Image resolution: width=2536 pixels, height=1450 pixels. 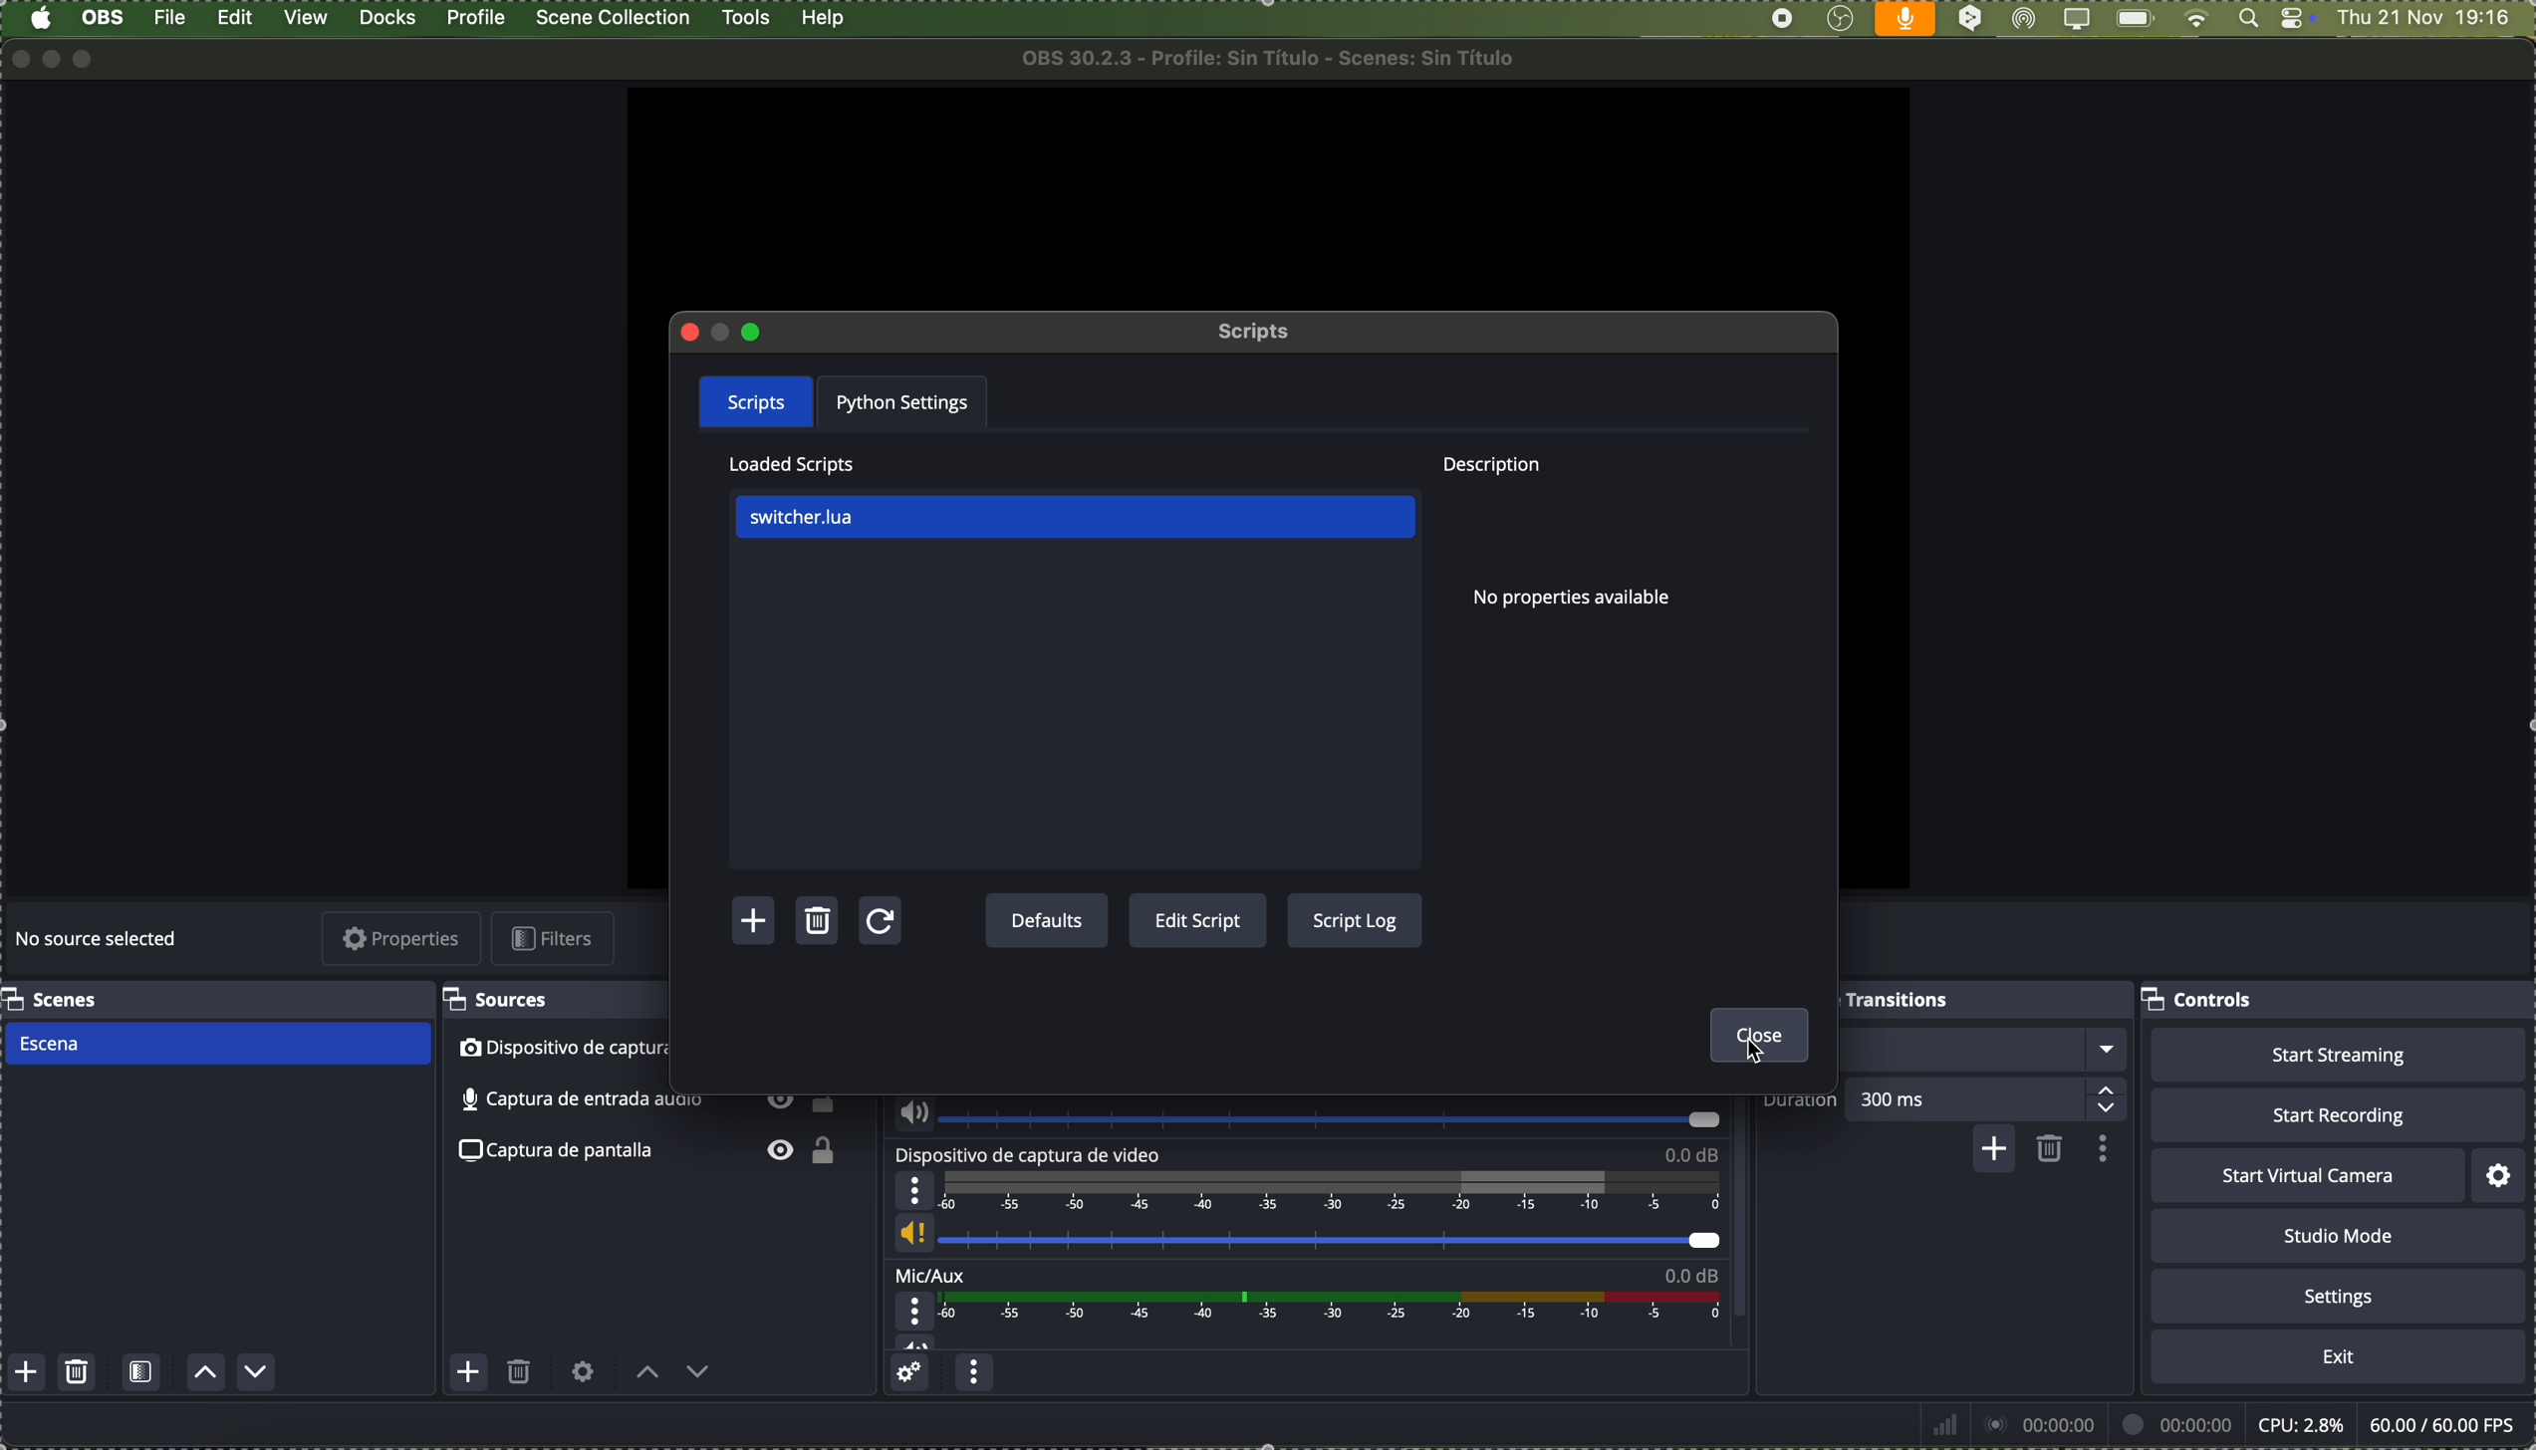 I want to click on scenes, so click(x=54, y=999).